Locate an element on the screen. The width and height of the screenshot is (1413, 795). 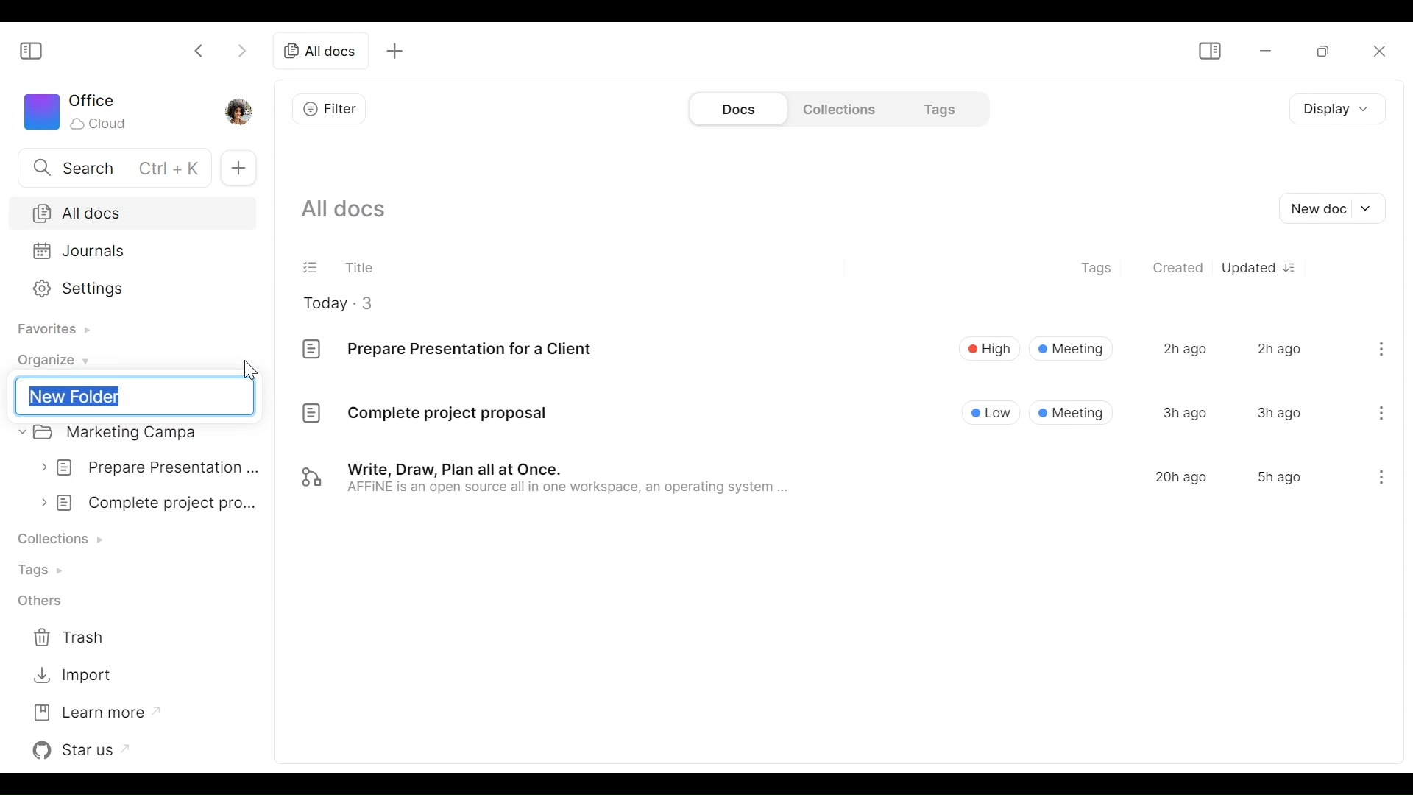
Display is located at coordinates (1333, 110).